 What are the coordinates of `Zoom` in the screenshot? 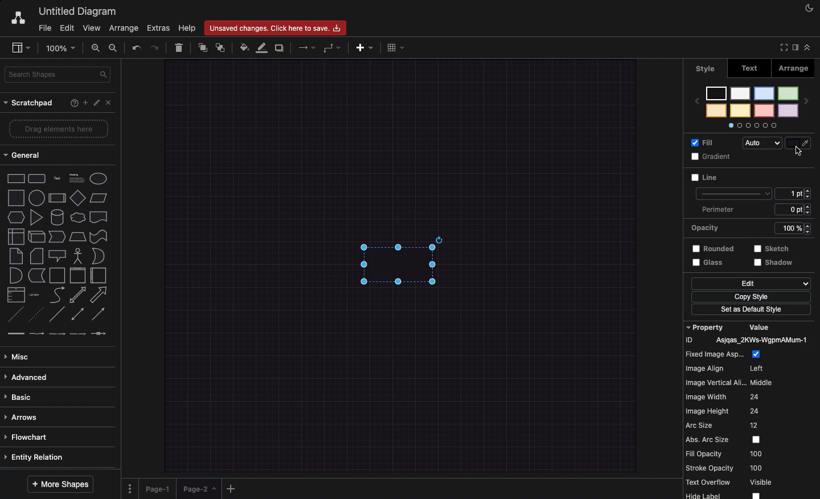 It's located at (63, 47).